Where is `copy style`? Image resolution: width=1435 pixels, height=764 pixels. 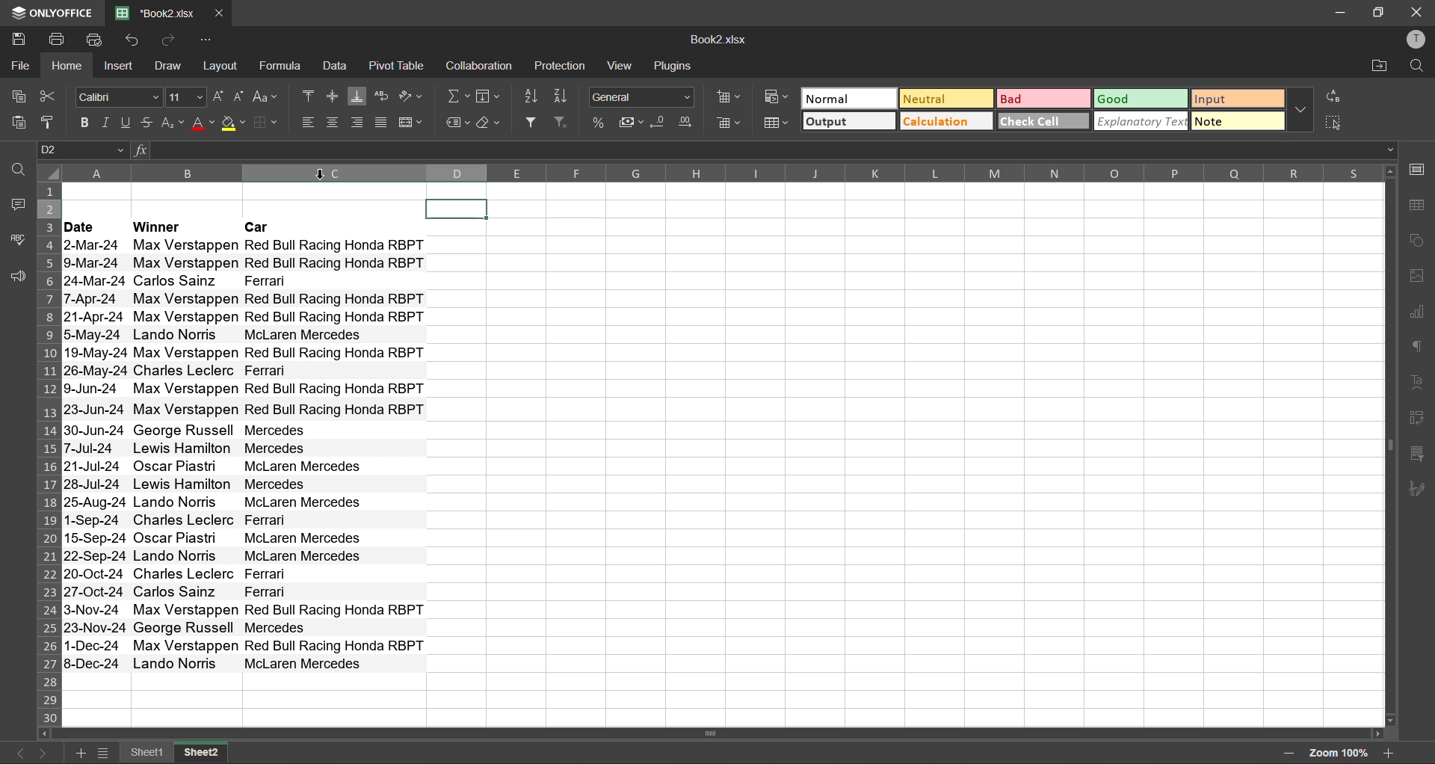 copy style is located at coordinates (53, 123).